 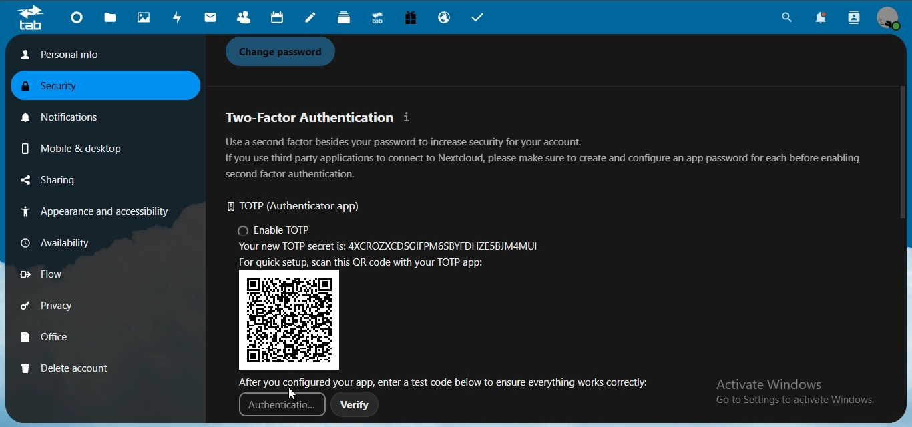 I want to click on upgrade, so click(x=379, y=19).